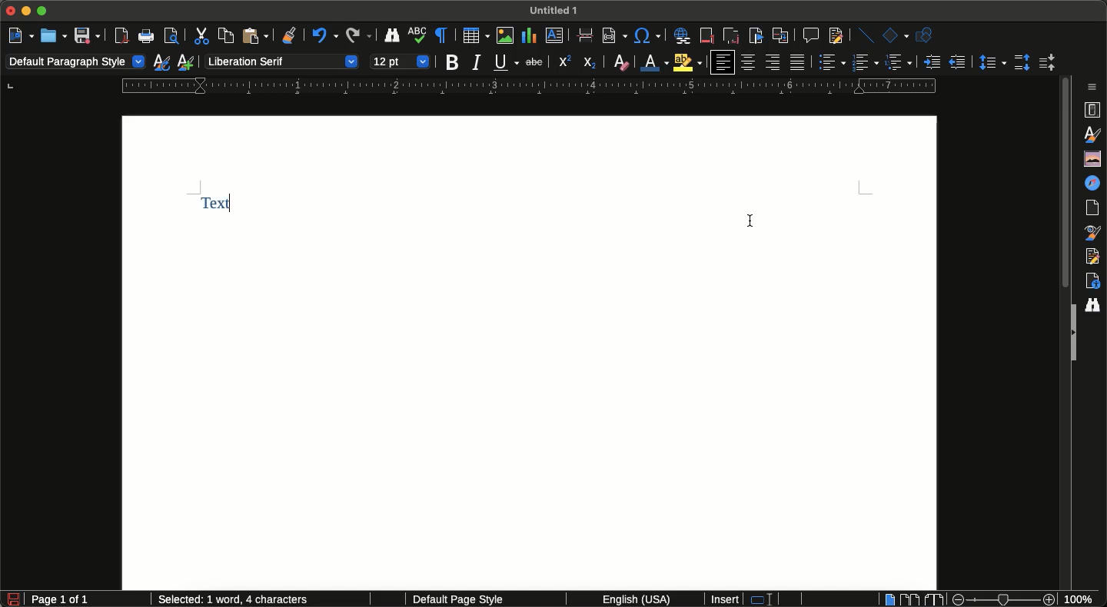 This screenshot has height=607, width=1107. Describe the element at coordinates (932, 61) in the screenshot. I see `Increase` at that location.